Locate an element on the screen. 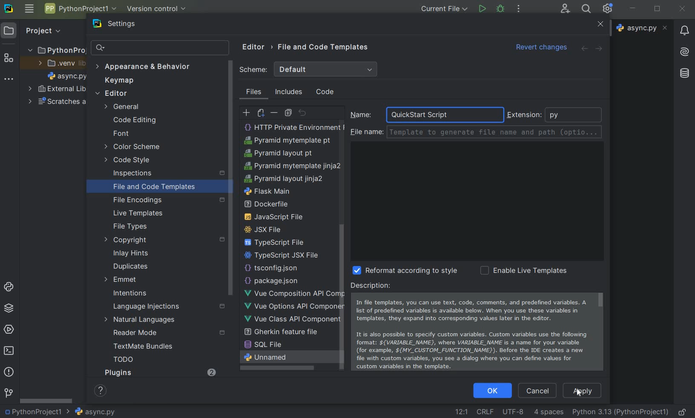 The image size is (695, 418). external libraries is located at coordinates (55, 89).